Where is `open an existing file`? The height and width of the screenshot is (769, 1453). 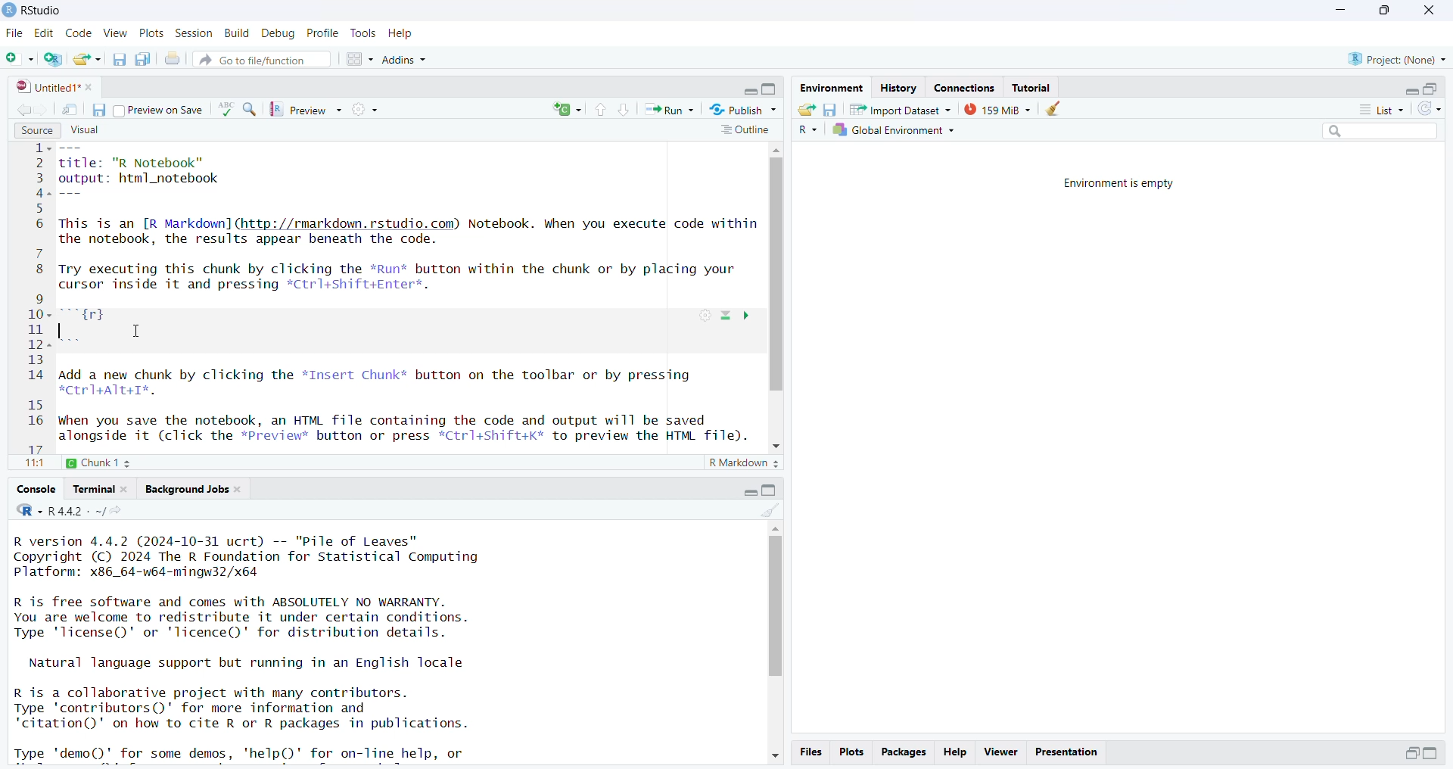
open an existing file is located at coordinates (88, 59).